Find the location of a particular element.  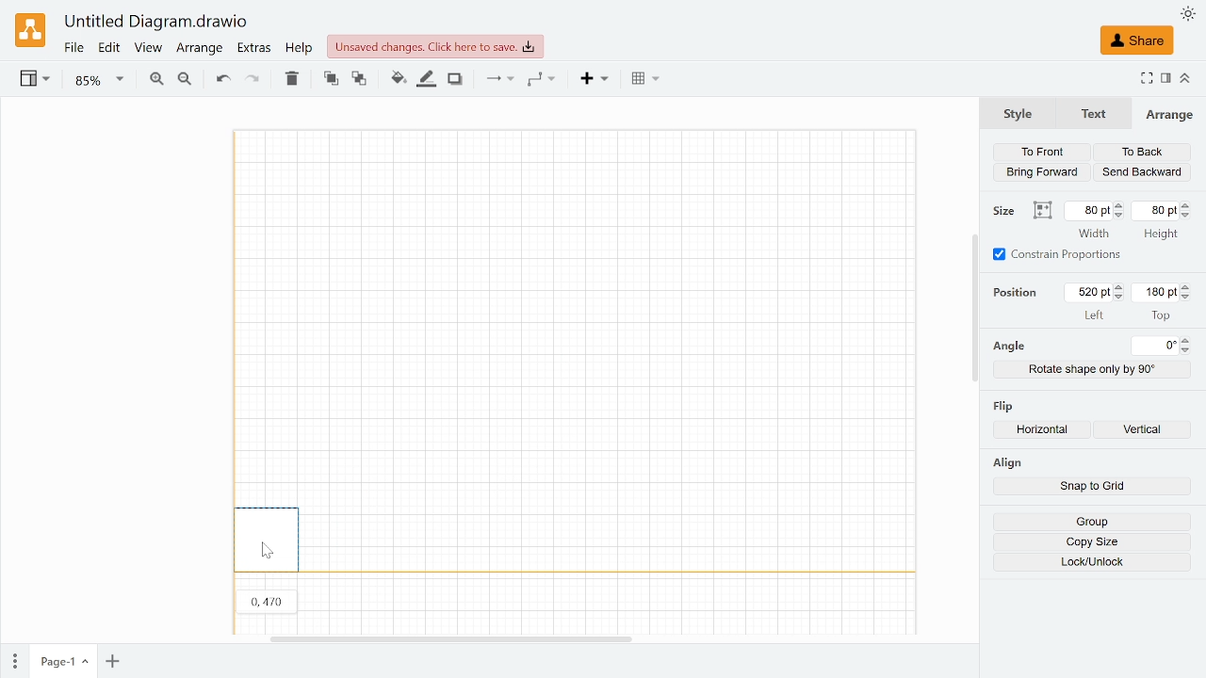

FUllscreen is located at coordinates (1146, 80).